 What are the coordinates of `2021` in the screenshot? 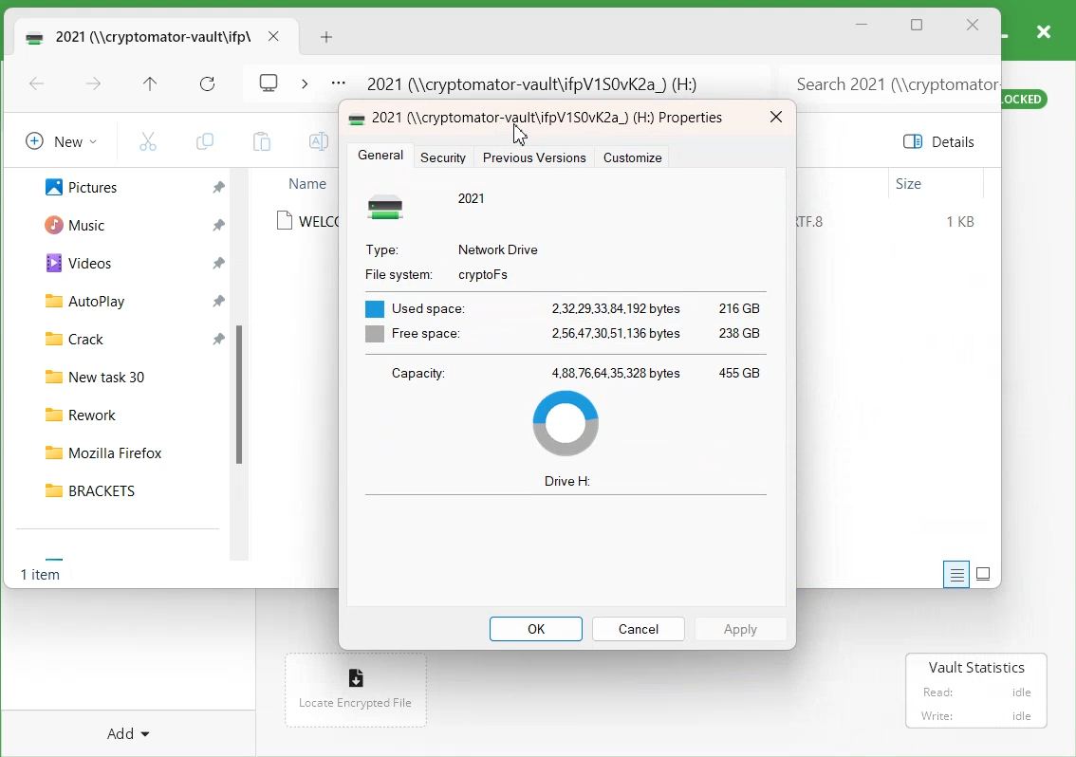 It's located at (473, 197).